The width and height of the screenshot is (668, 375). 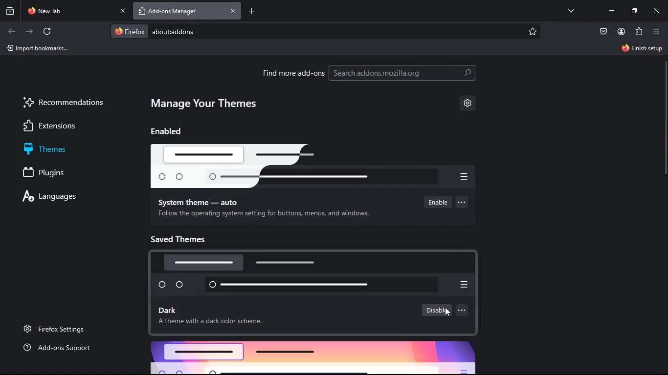 What do you see at coordinates (63, 195) in the screenshot?
I see `languages` at bounding box center [63, 195].